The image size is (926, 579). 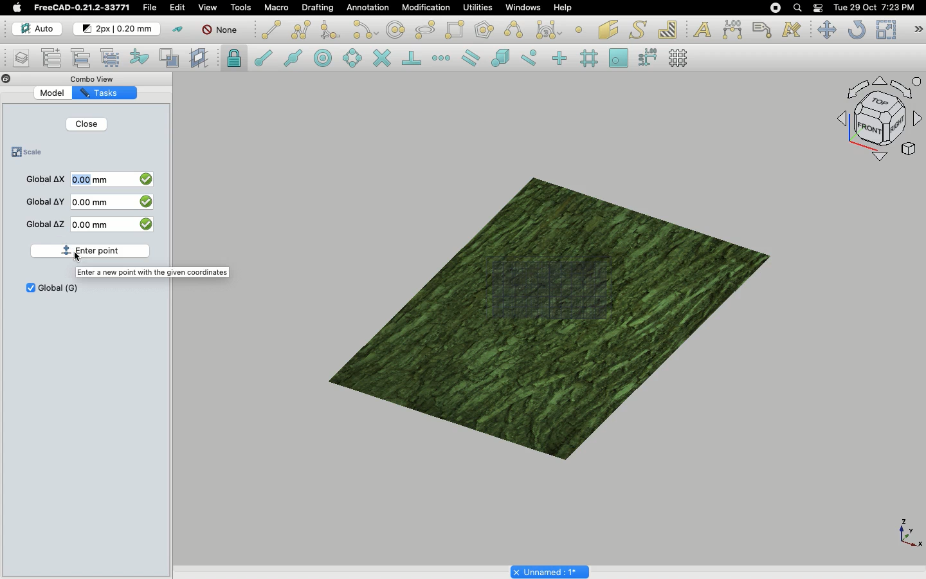 I want to click on Recording, so click(x=775, y=7).